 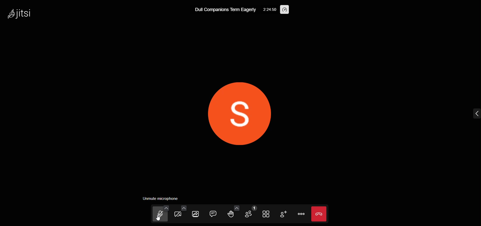 What do you see at coordinates (239, 113) in the screenshot?
I see `display picture` at bounding box center [239, 113].